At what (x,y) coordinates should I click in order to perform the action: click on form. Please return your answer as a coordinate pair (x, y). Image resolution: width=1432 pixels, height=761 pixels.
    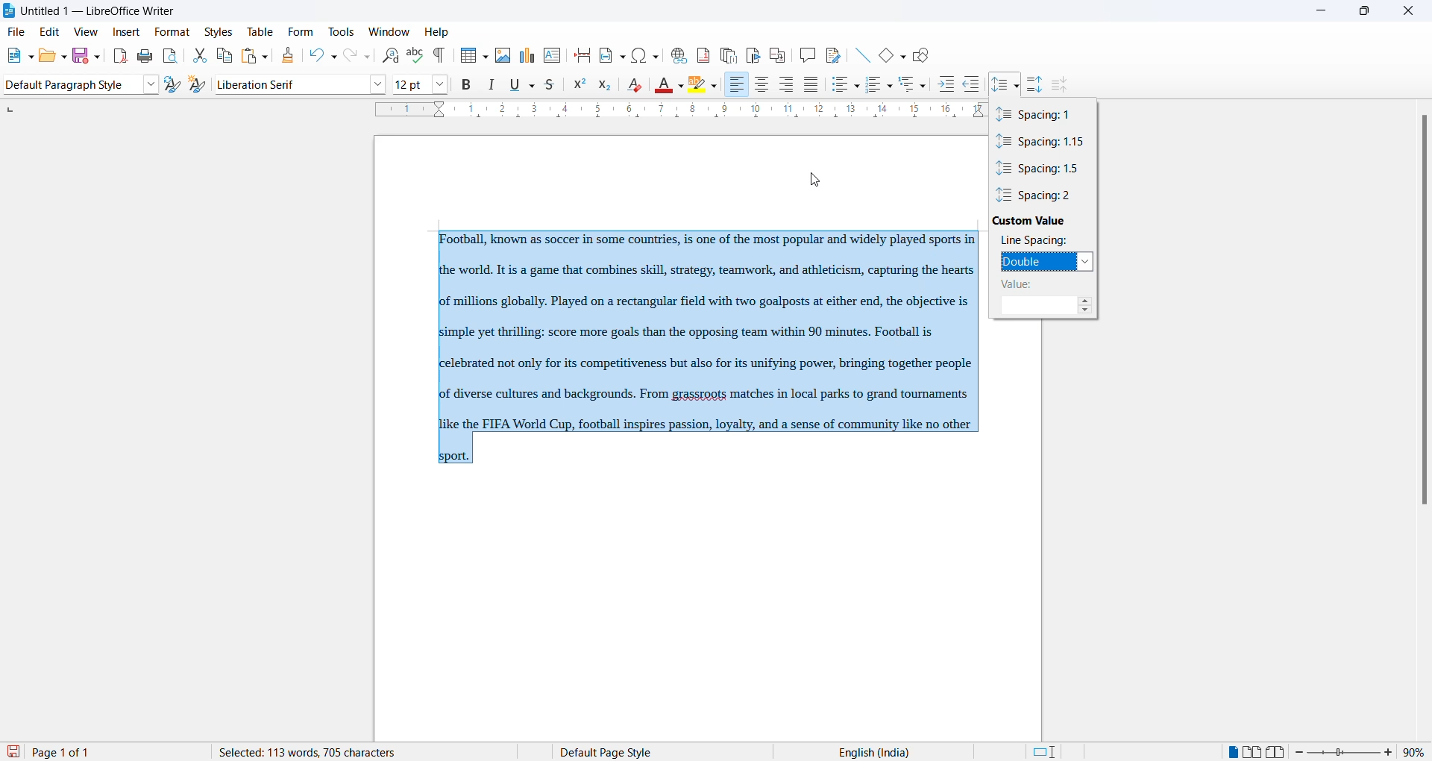
    Looking at the image, I should click on (298, 31).